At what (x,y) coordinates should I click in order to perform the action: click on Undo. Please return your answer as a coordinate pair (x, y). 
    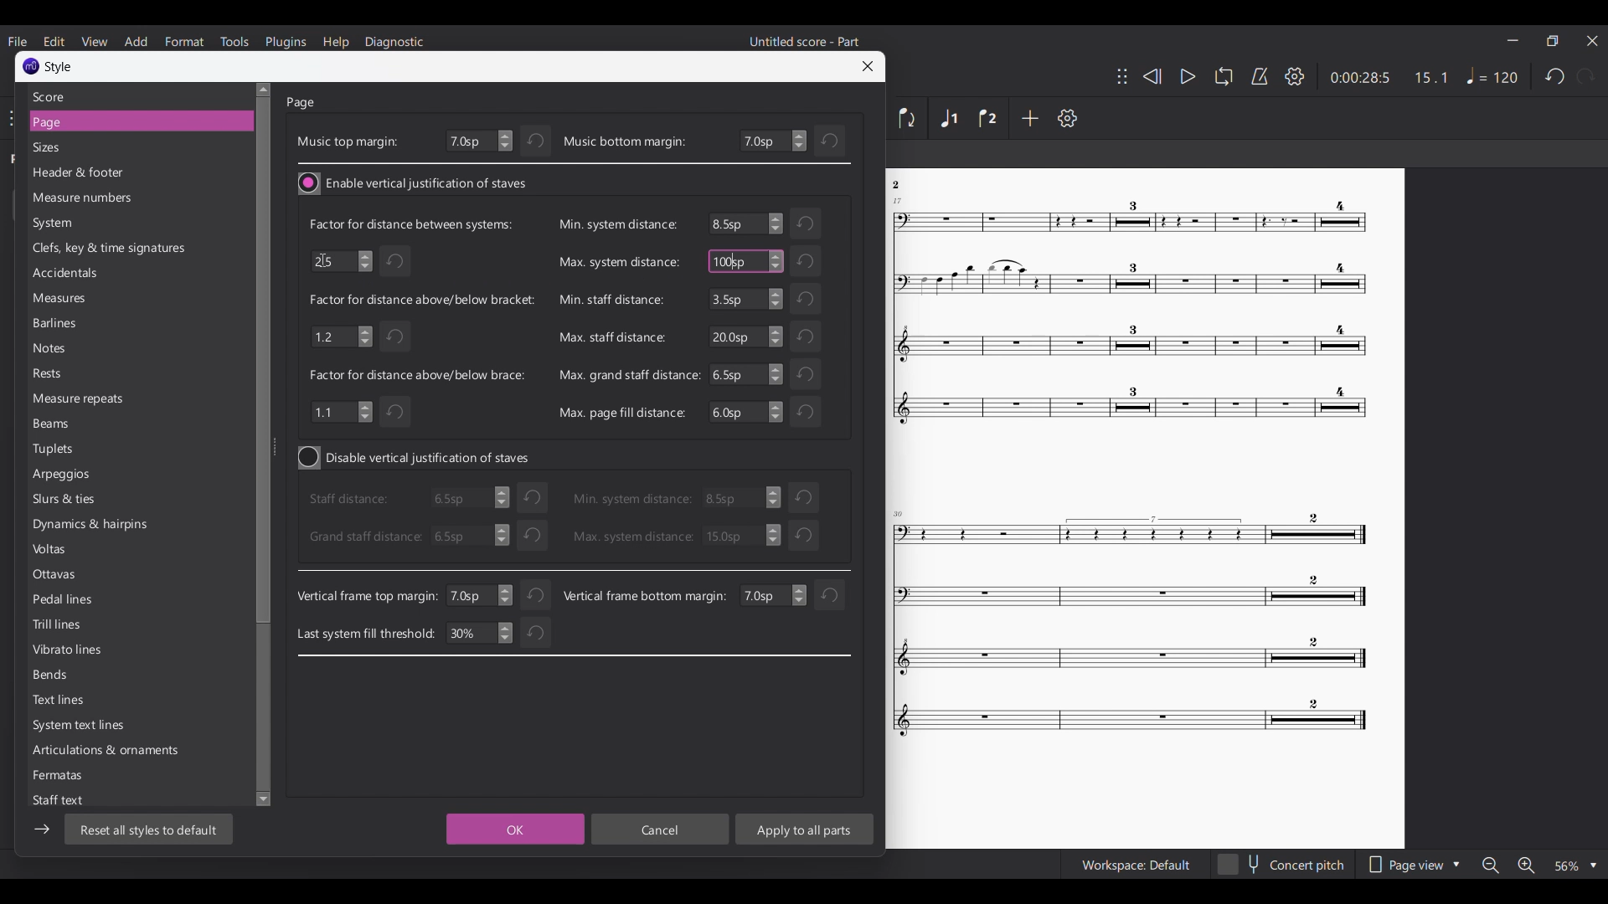
    Looking at the image, I should click on (806, 299).